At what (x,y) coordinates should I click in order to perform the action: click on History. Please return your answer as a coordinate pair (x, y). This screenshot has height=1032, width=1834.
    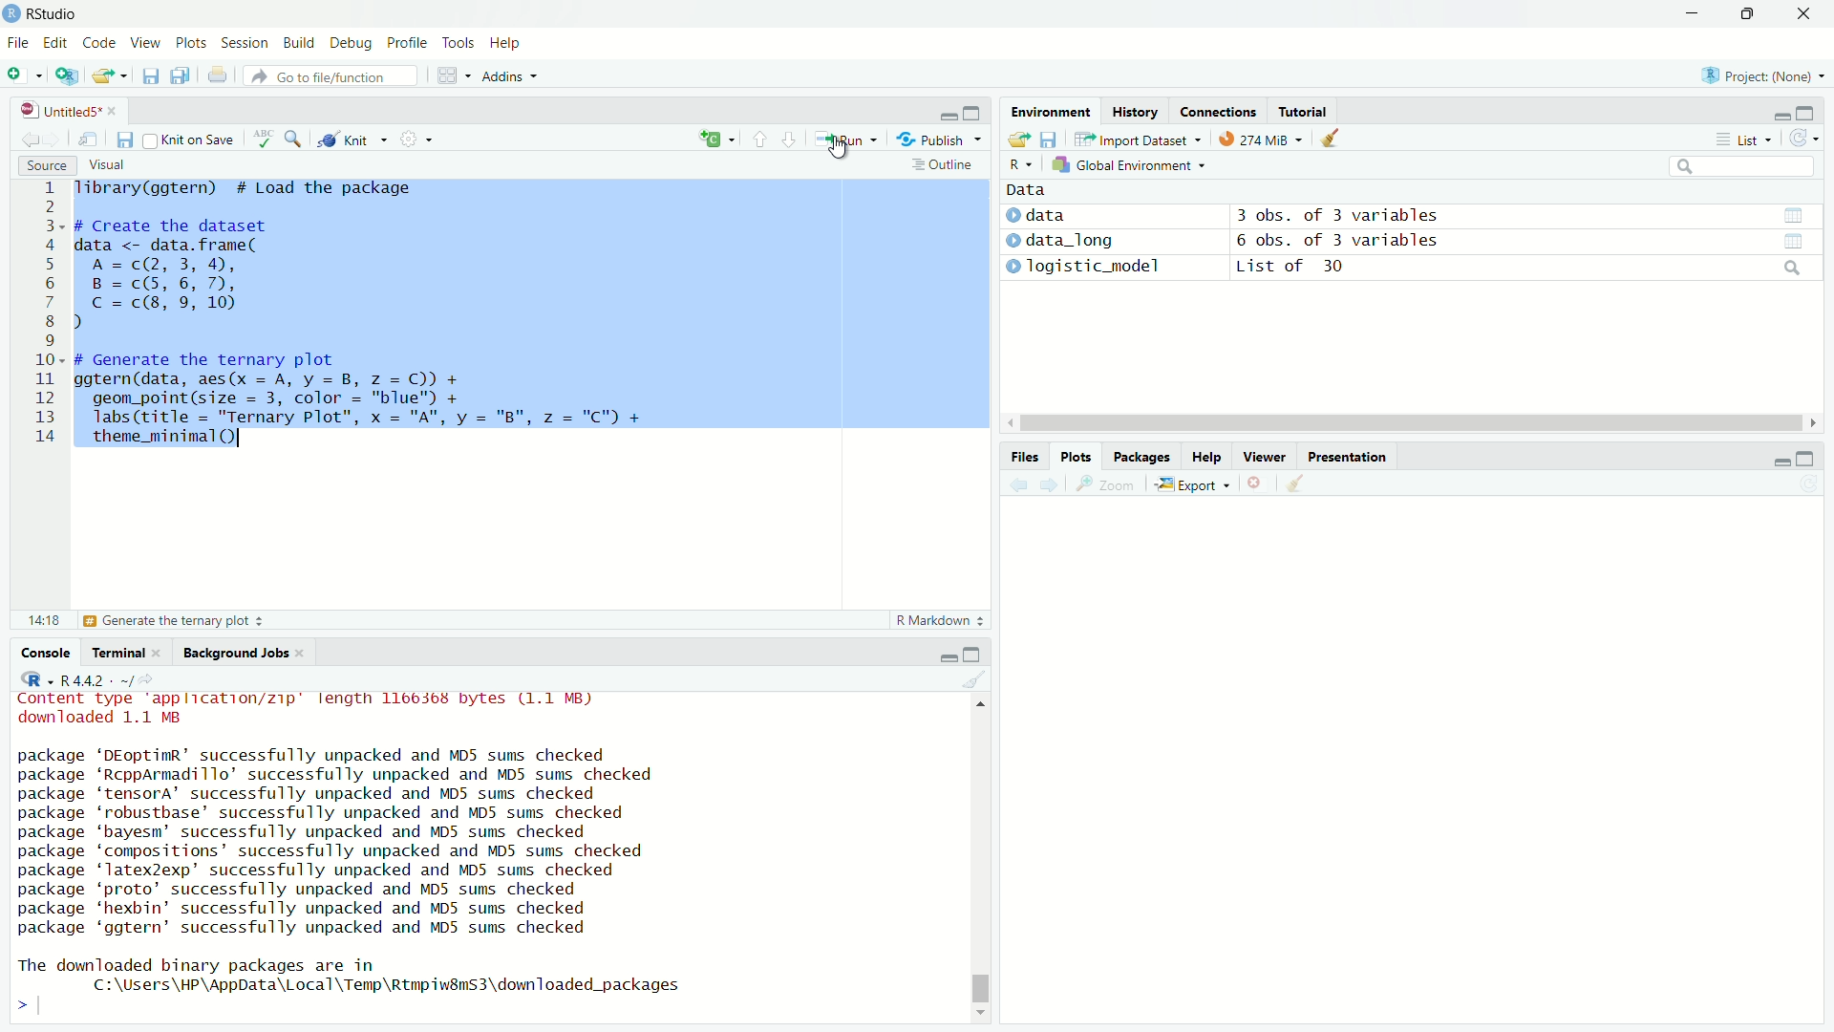
    Looking at the image, I should click on (1134, 112).